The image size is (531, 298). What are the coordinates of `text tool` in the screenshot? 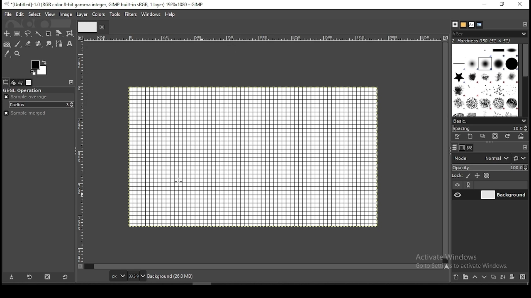 It's located at (70, 44).